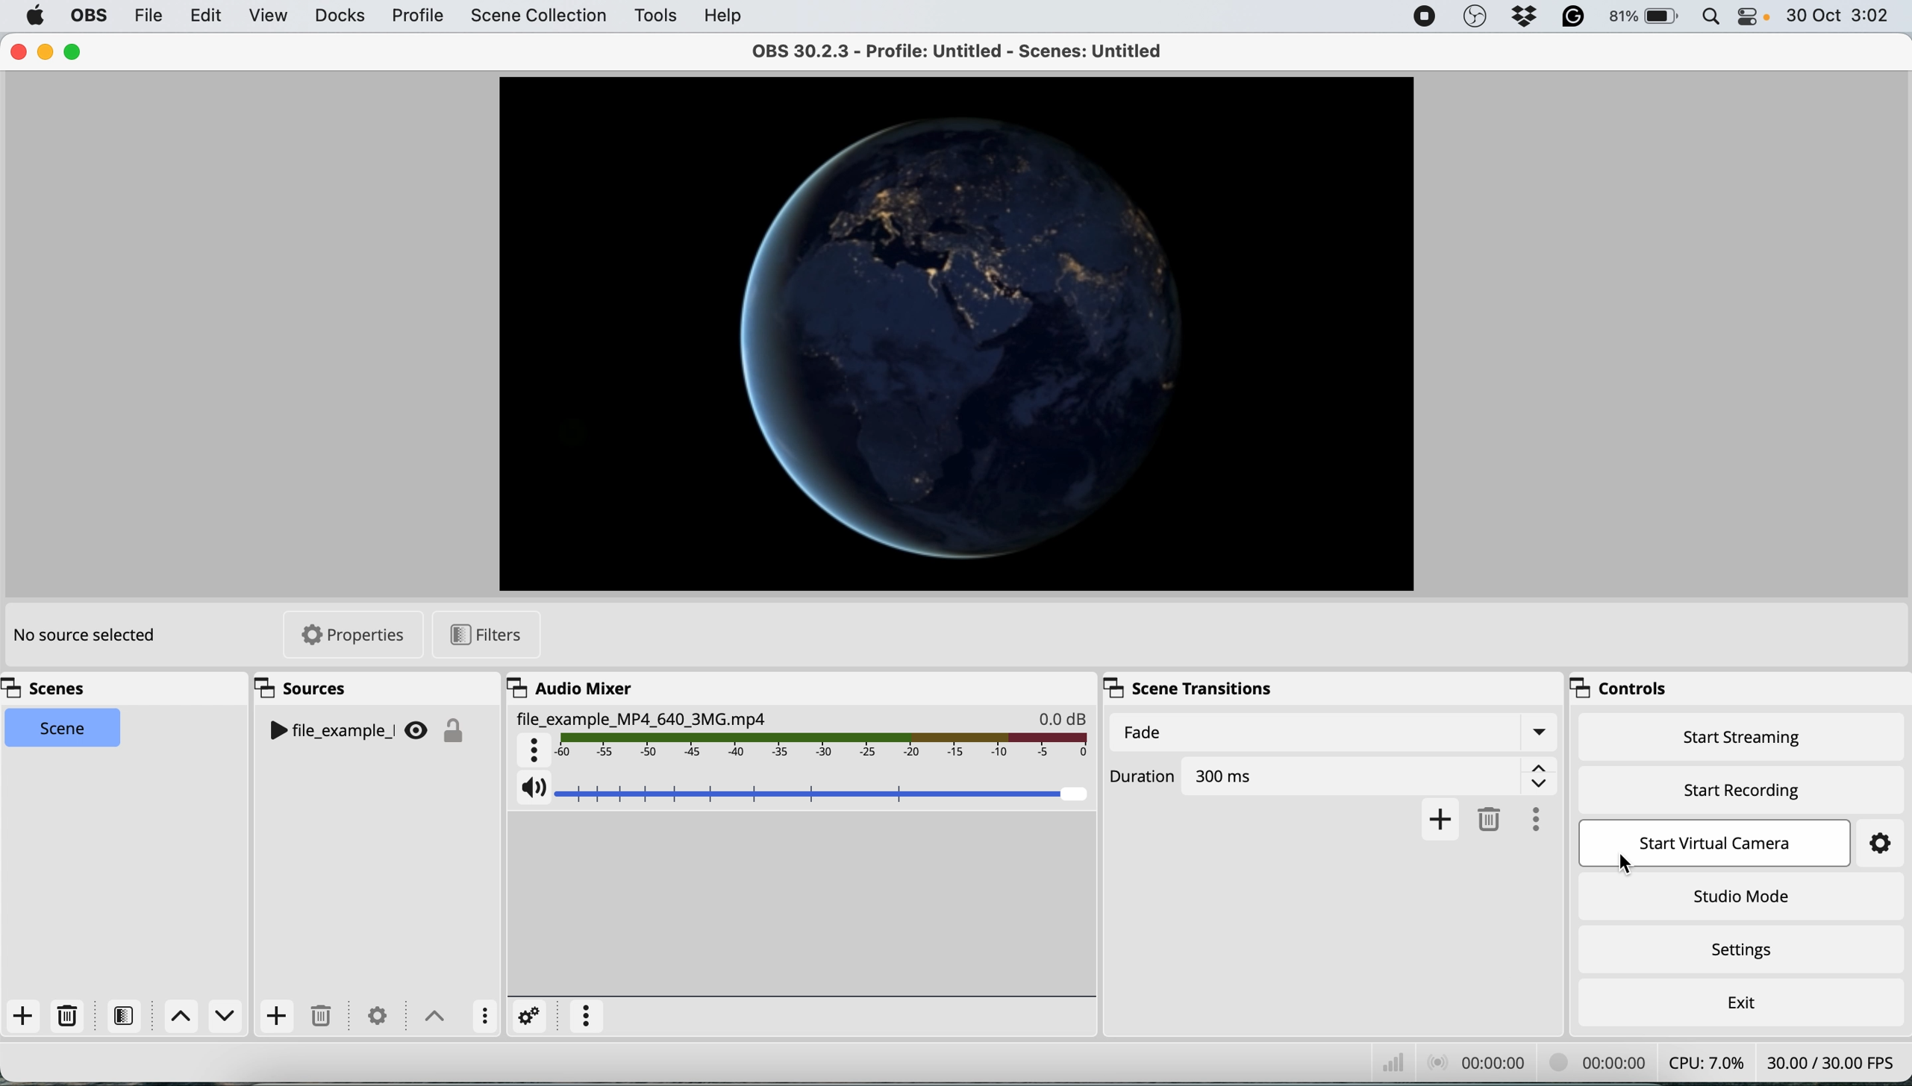 The image size is (1912, 1086). I want to click on scene transitions, so click(1187, 687).